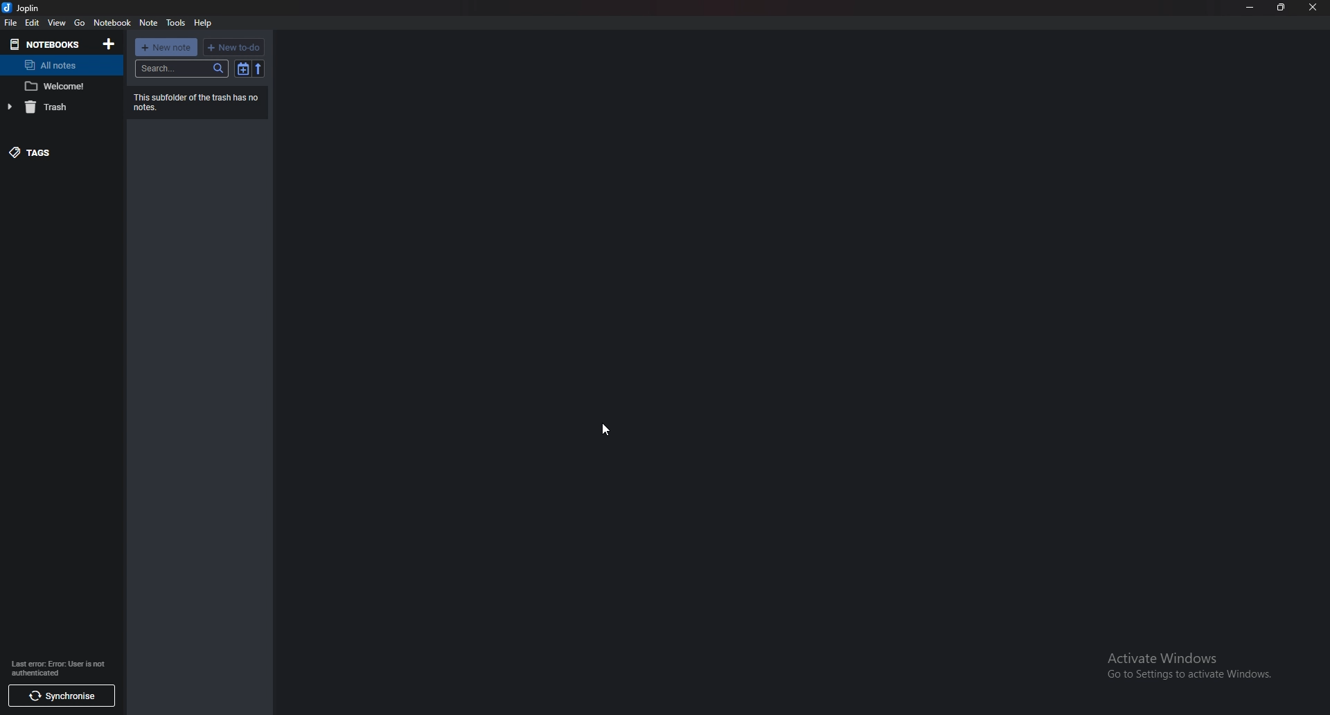  Describe the element at coordinates (1313, 7) in the screenshot. I see `close` at that location.